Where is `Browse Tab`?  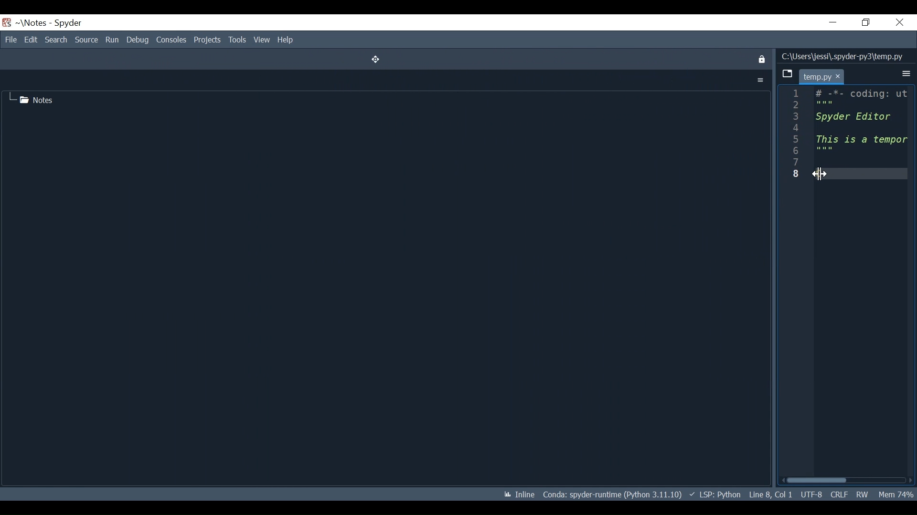
Browse Tab is located at coordinates (788, 74).